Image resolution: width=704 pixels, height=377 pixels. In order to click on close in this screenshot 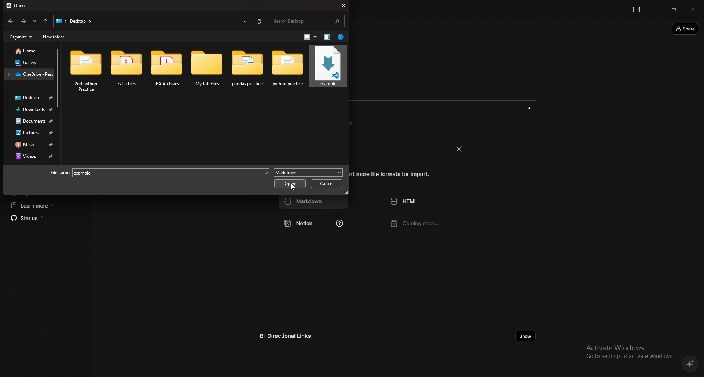, I will do `click(459, 149)`.